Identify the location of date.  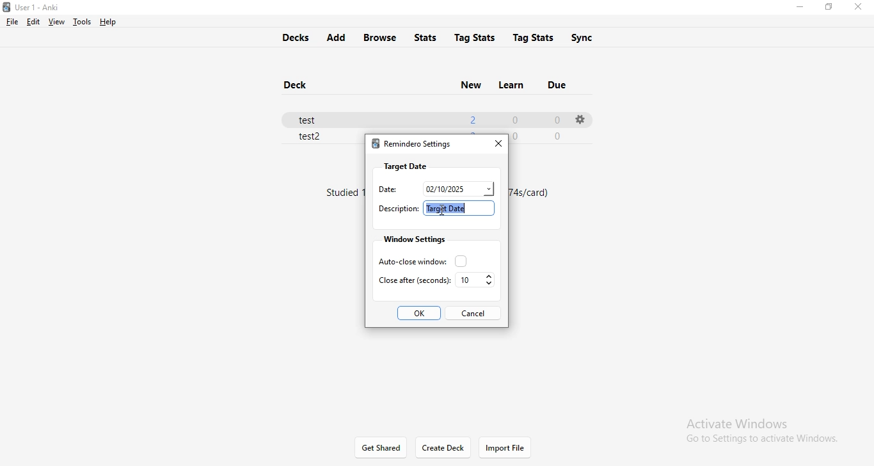
(458, 188).